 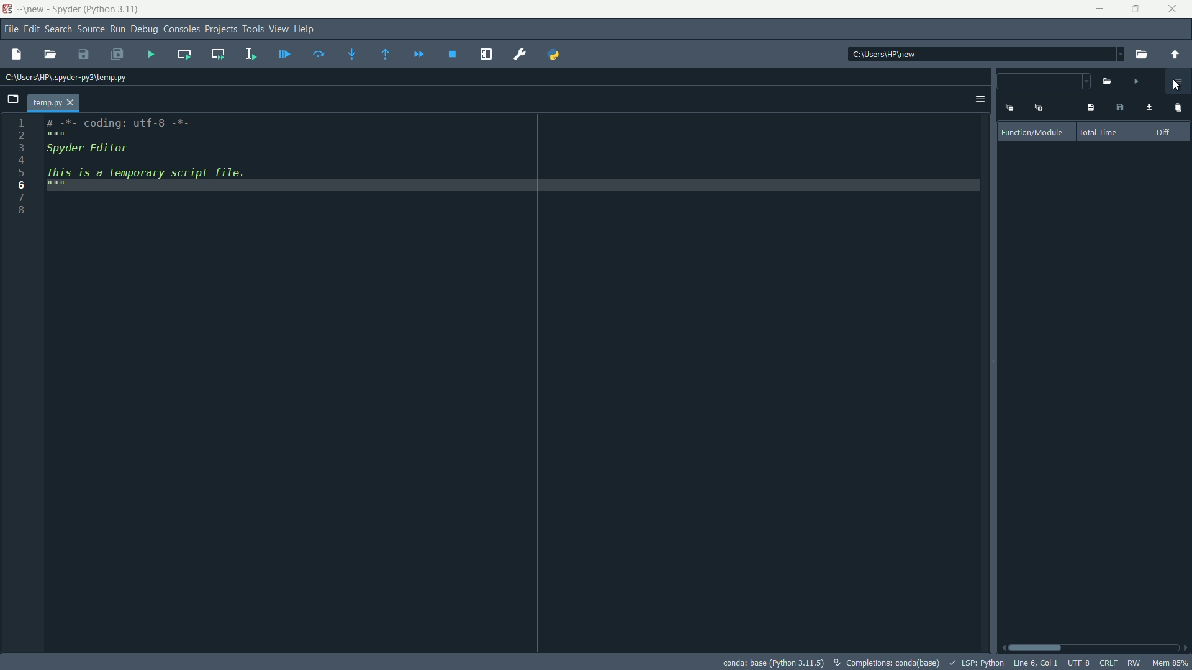 What do you see at coordinates (117, 152) in the screenshot?
I see `Spyder editor` at bounding box center [117, 152].